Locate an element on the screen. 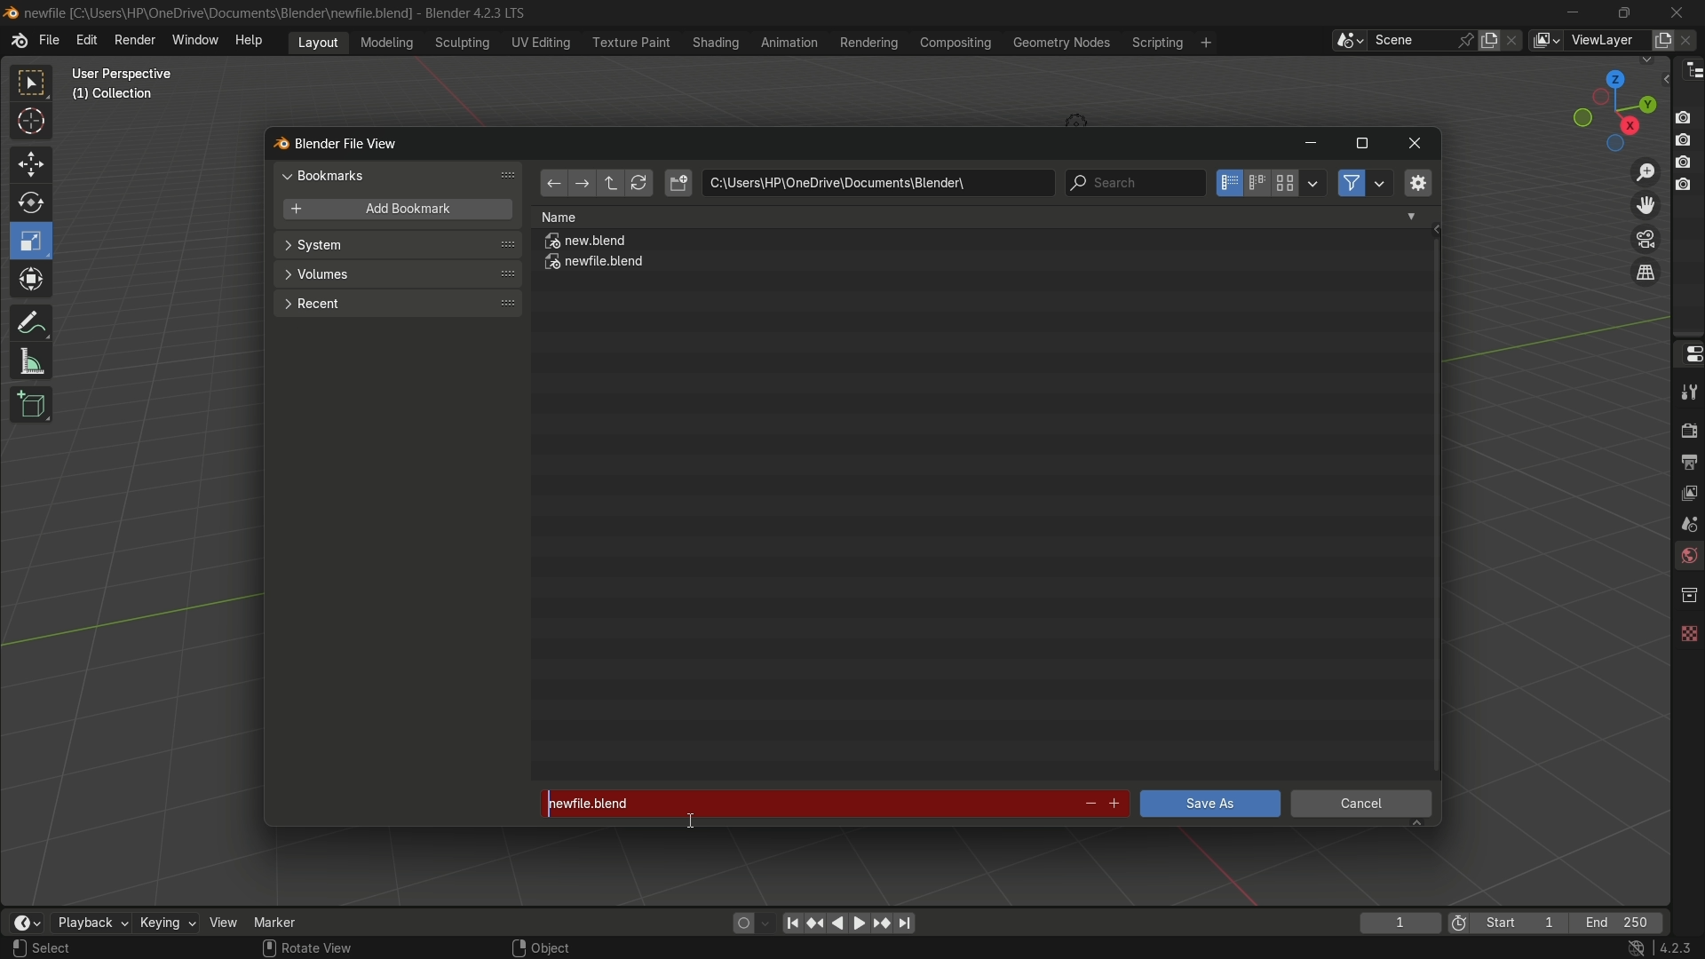  text Cursor is located at coordinates (693, 823).